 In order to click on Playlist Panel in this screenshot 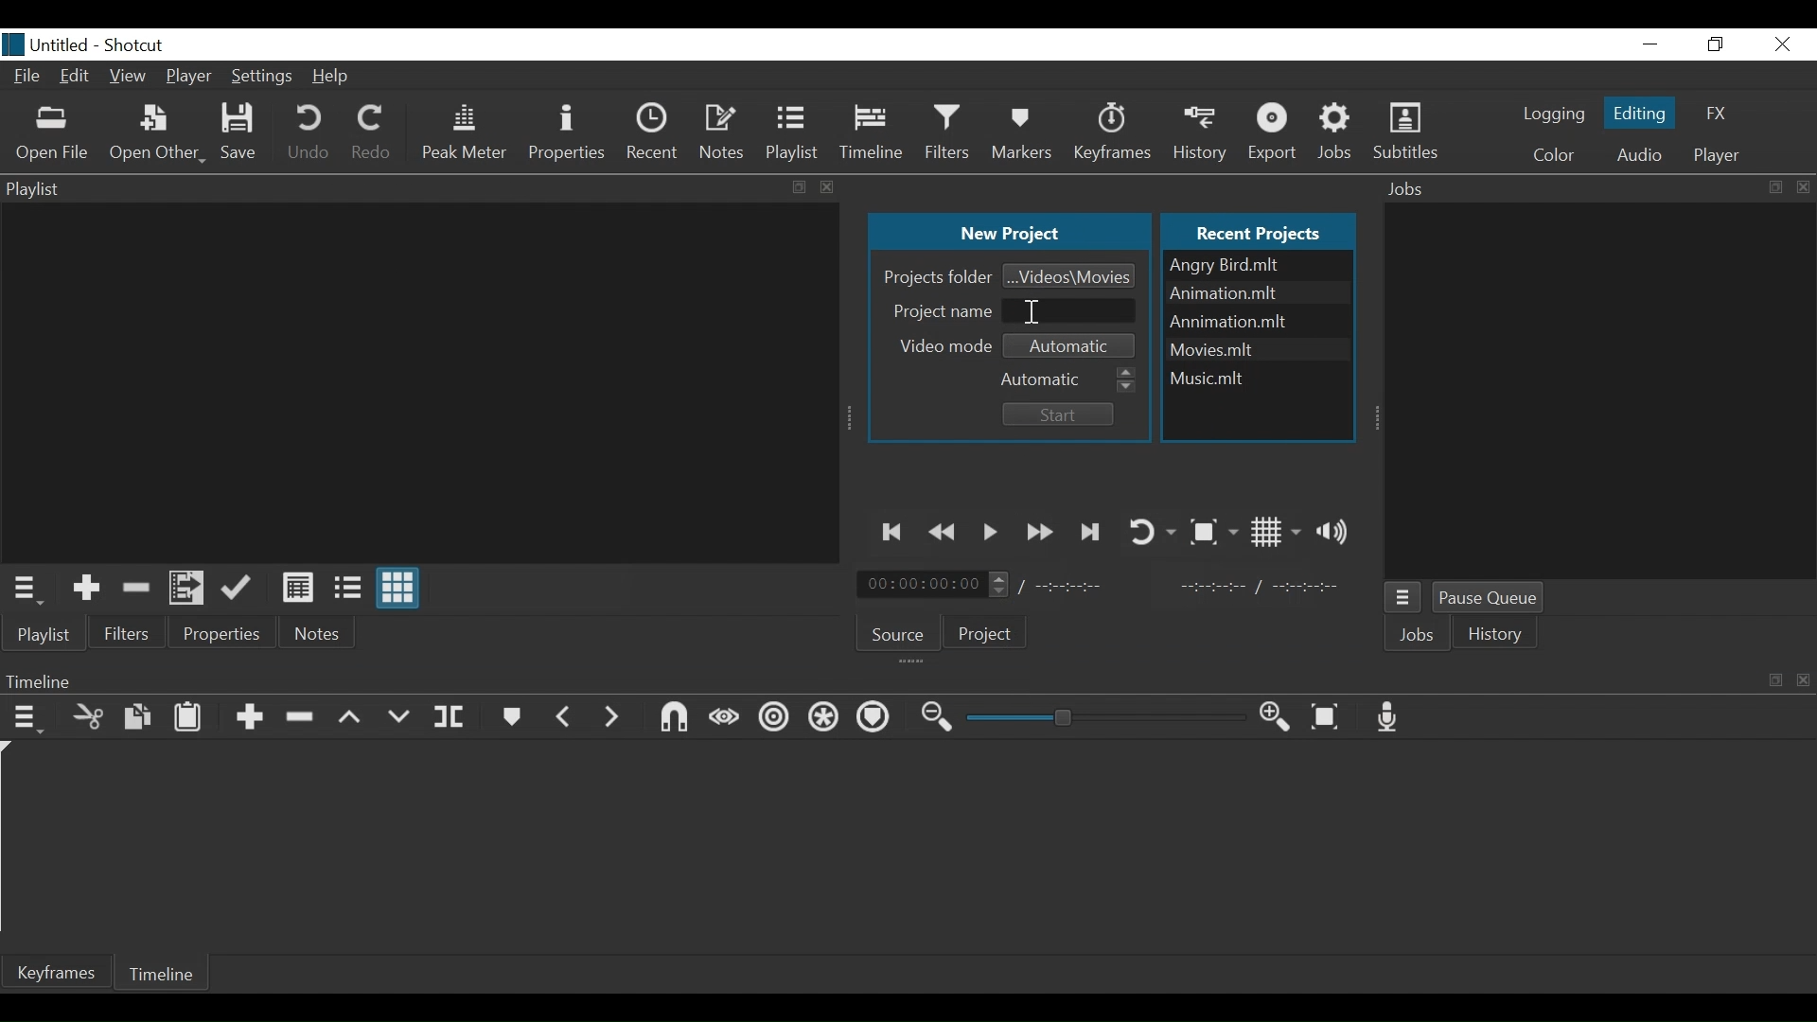, I will do `click(421, 187)`.